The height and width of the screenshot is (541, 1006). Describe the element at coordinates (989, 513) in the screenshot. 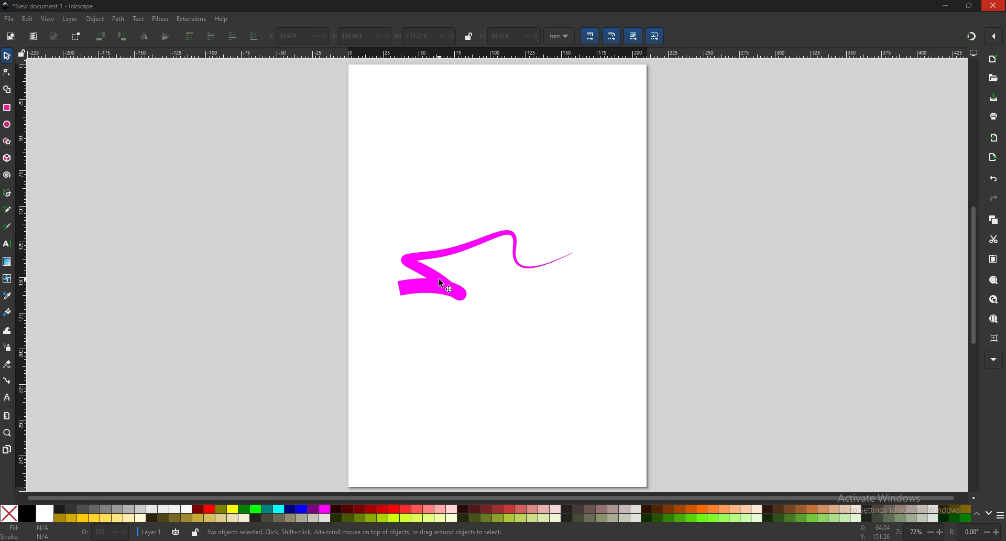

I see `down` at that location.